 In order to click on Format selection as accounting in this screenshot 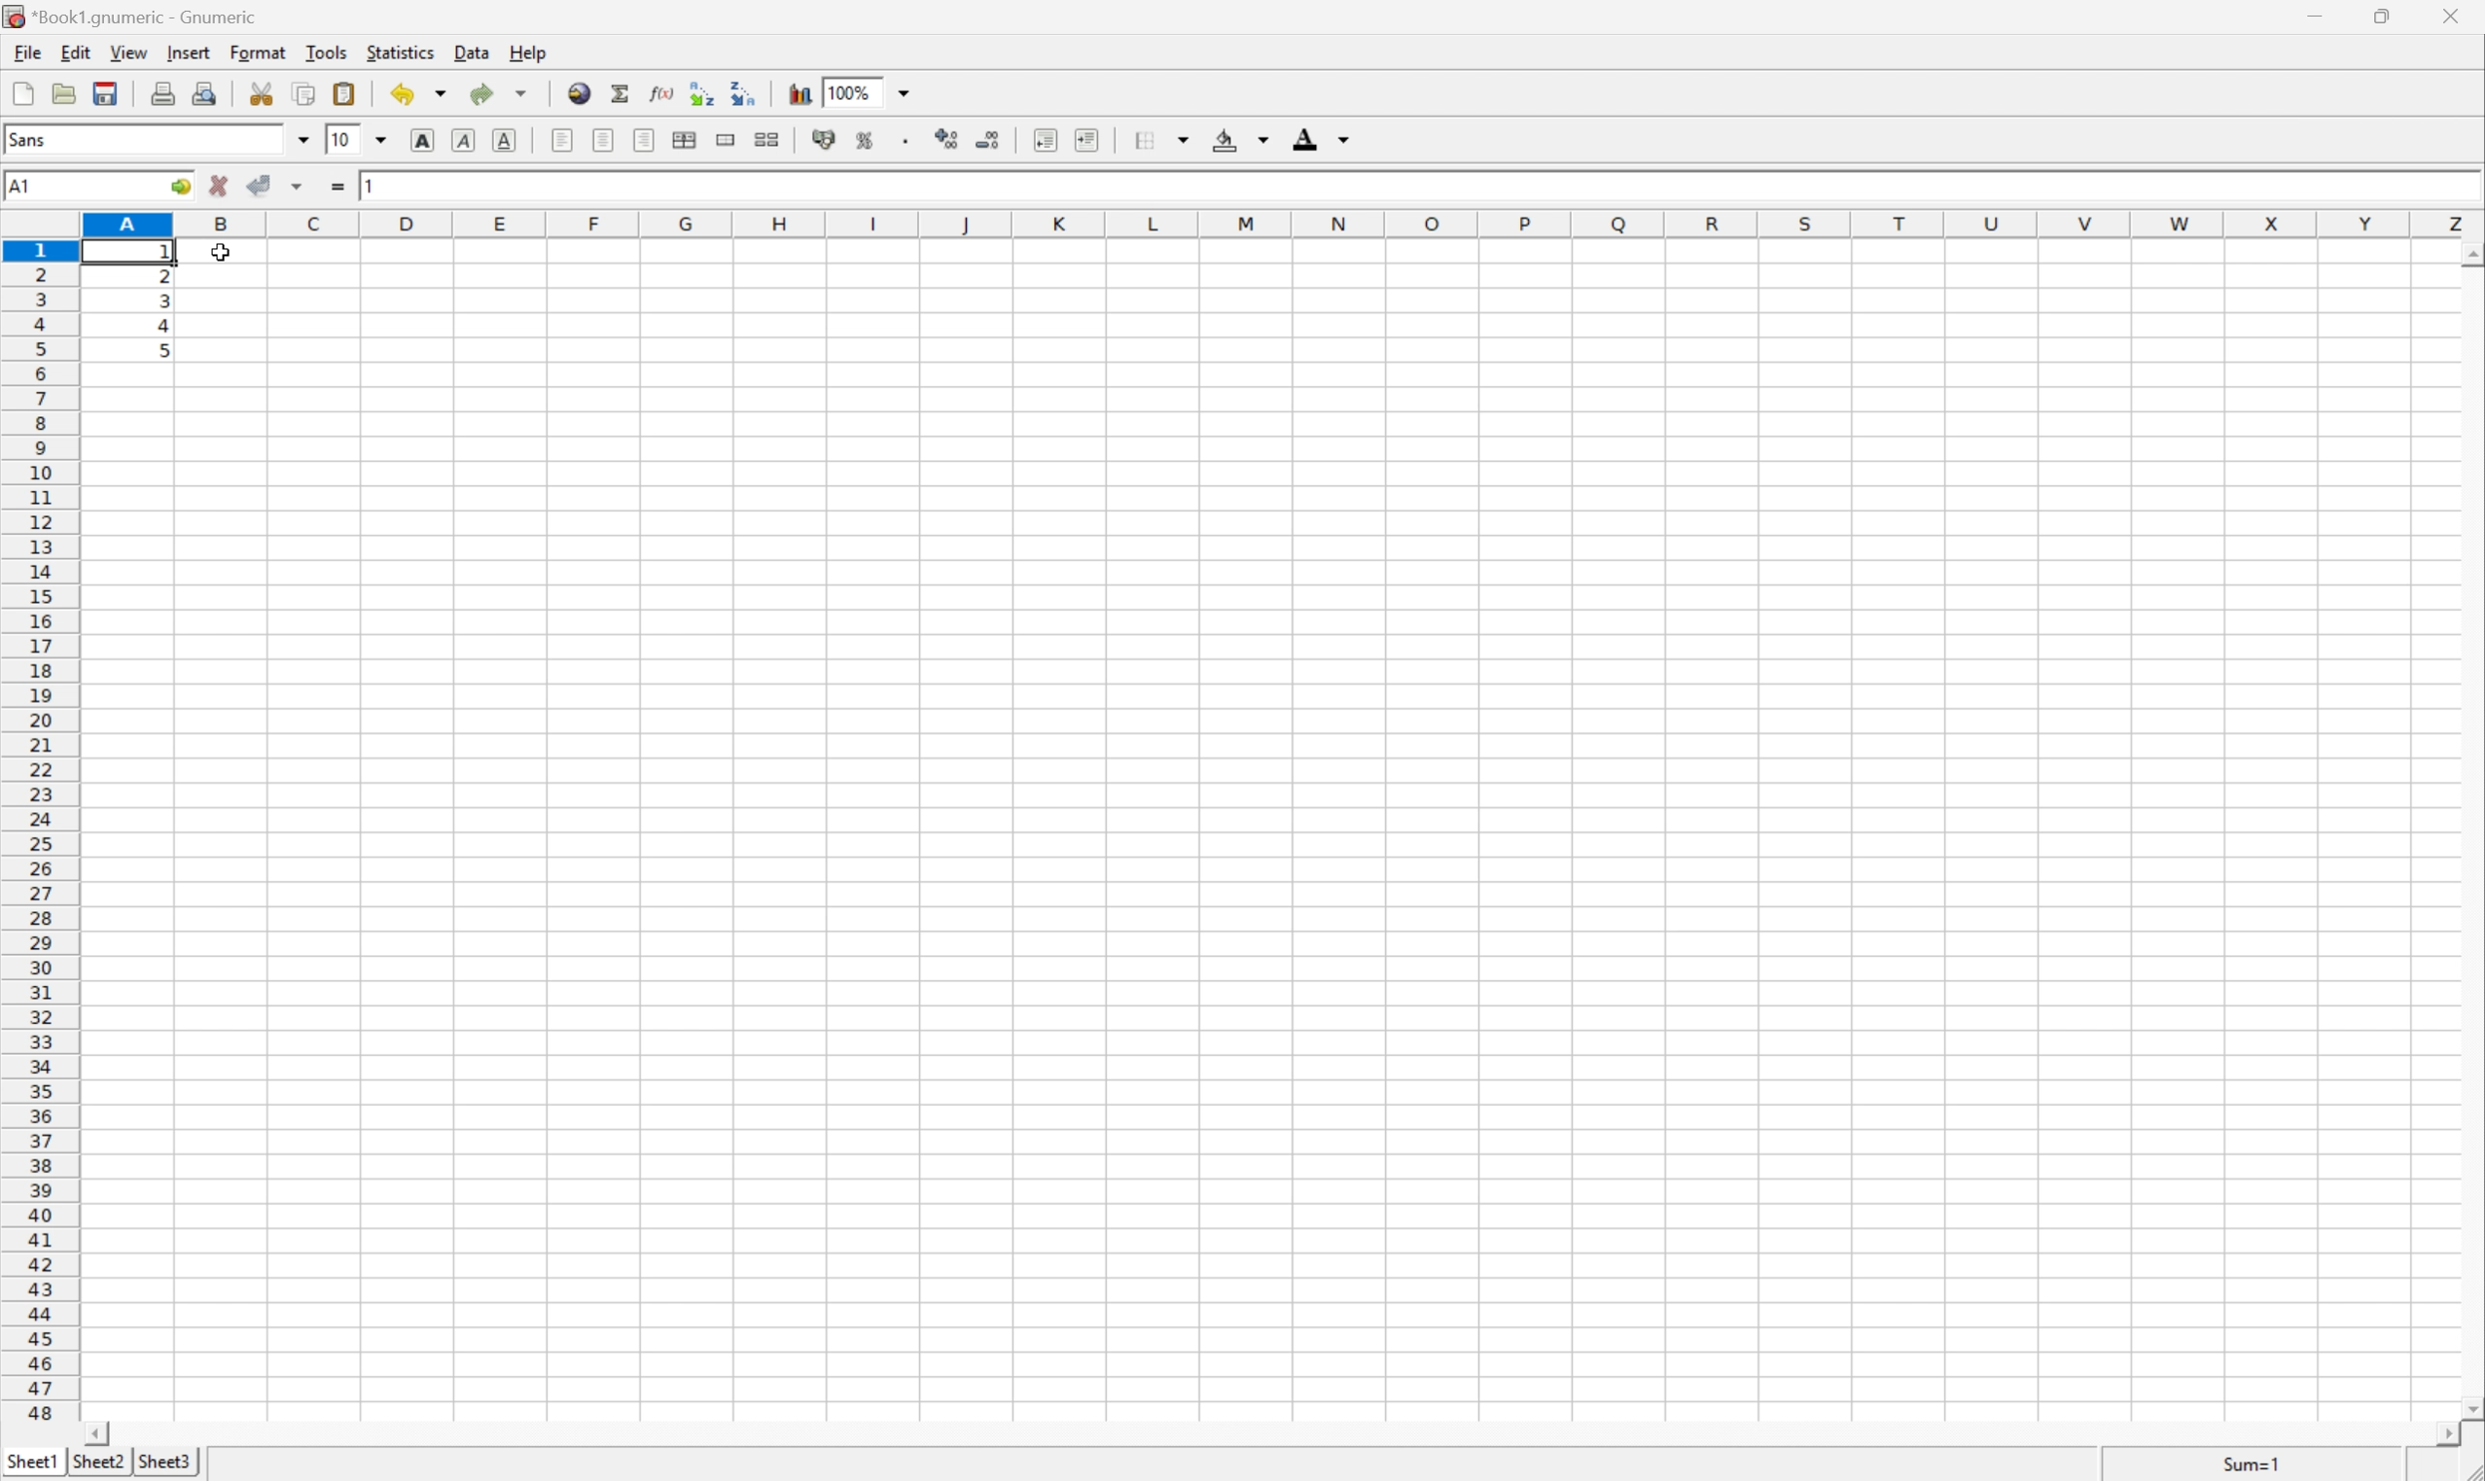, I will do `click(821, 139)`.